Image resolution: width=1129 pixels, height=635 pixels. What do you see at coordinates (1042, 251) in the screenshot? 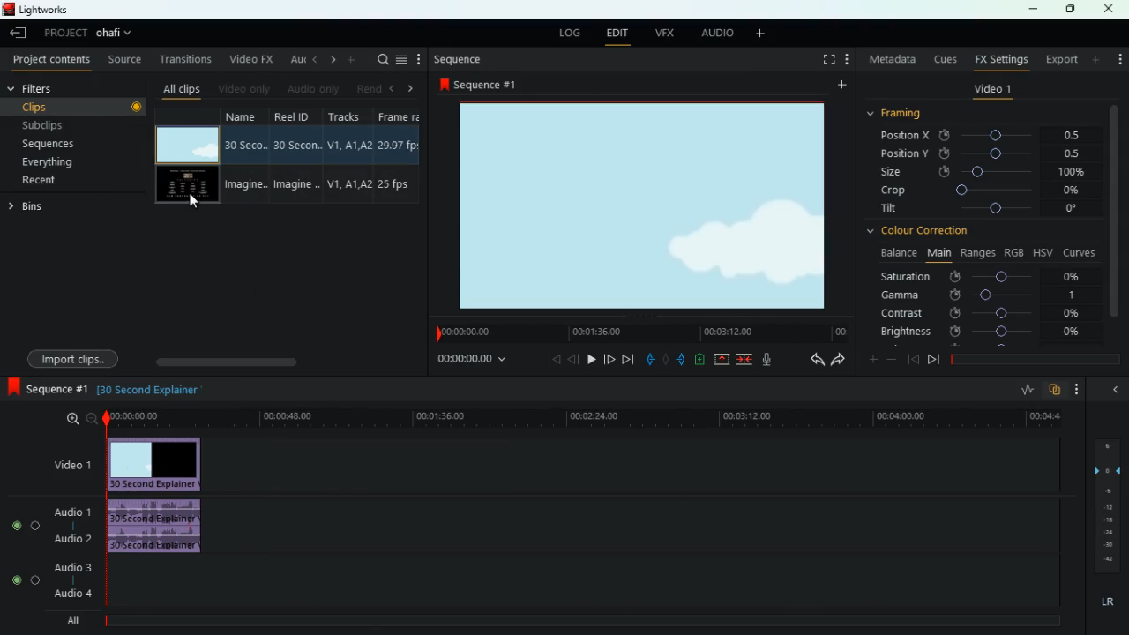
I see `hsv` at bounding box center [1042, 251].